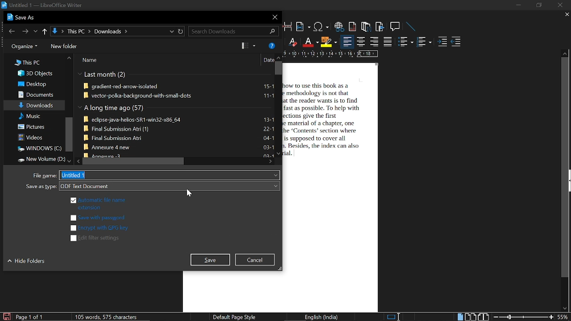 This screenshot has height=321, width=571. Describe the element at coordinates (96, 239) in the screenshot. I see `edit filter settings` at that location.